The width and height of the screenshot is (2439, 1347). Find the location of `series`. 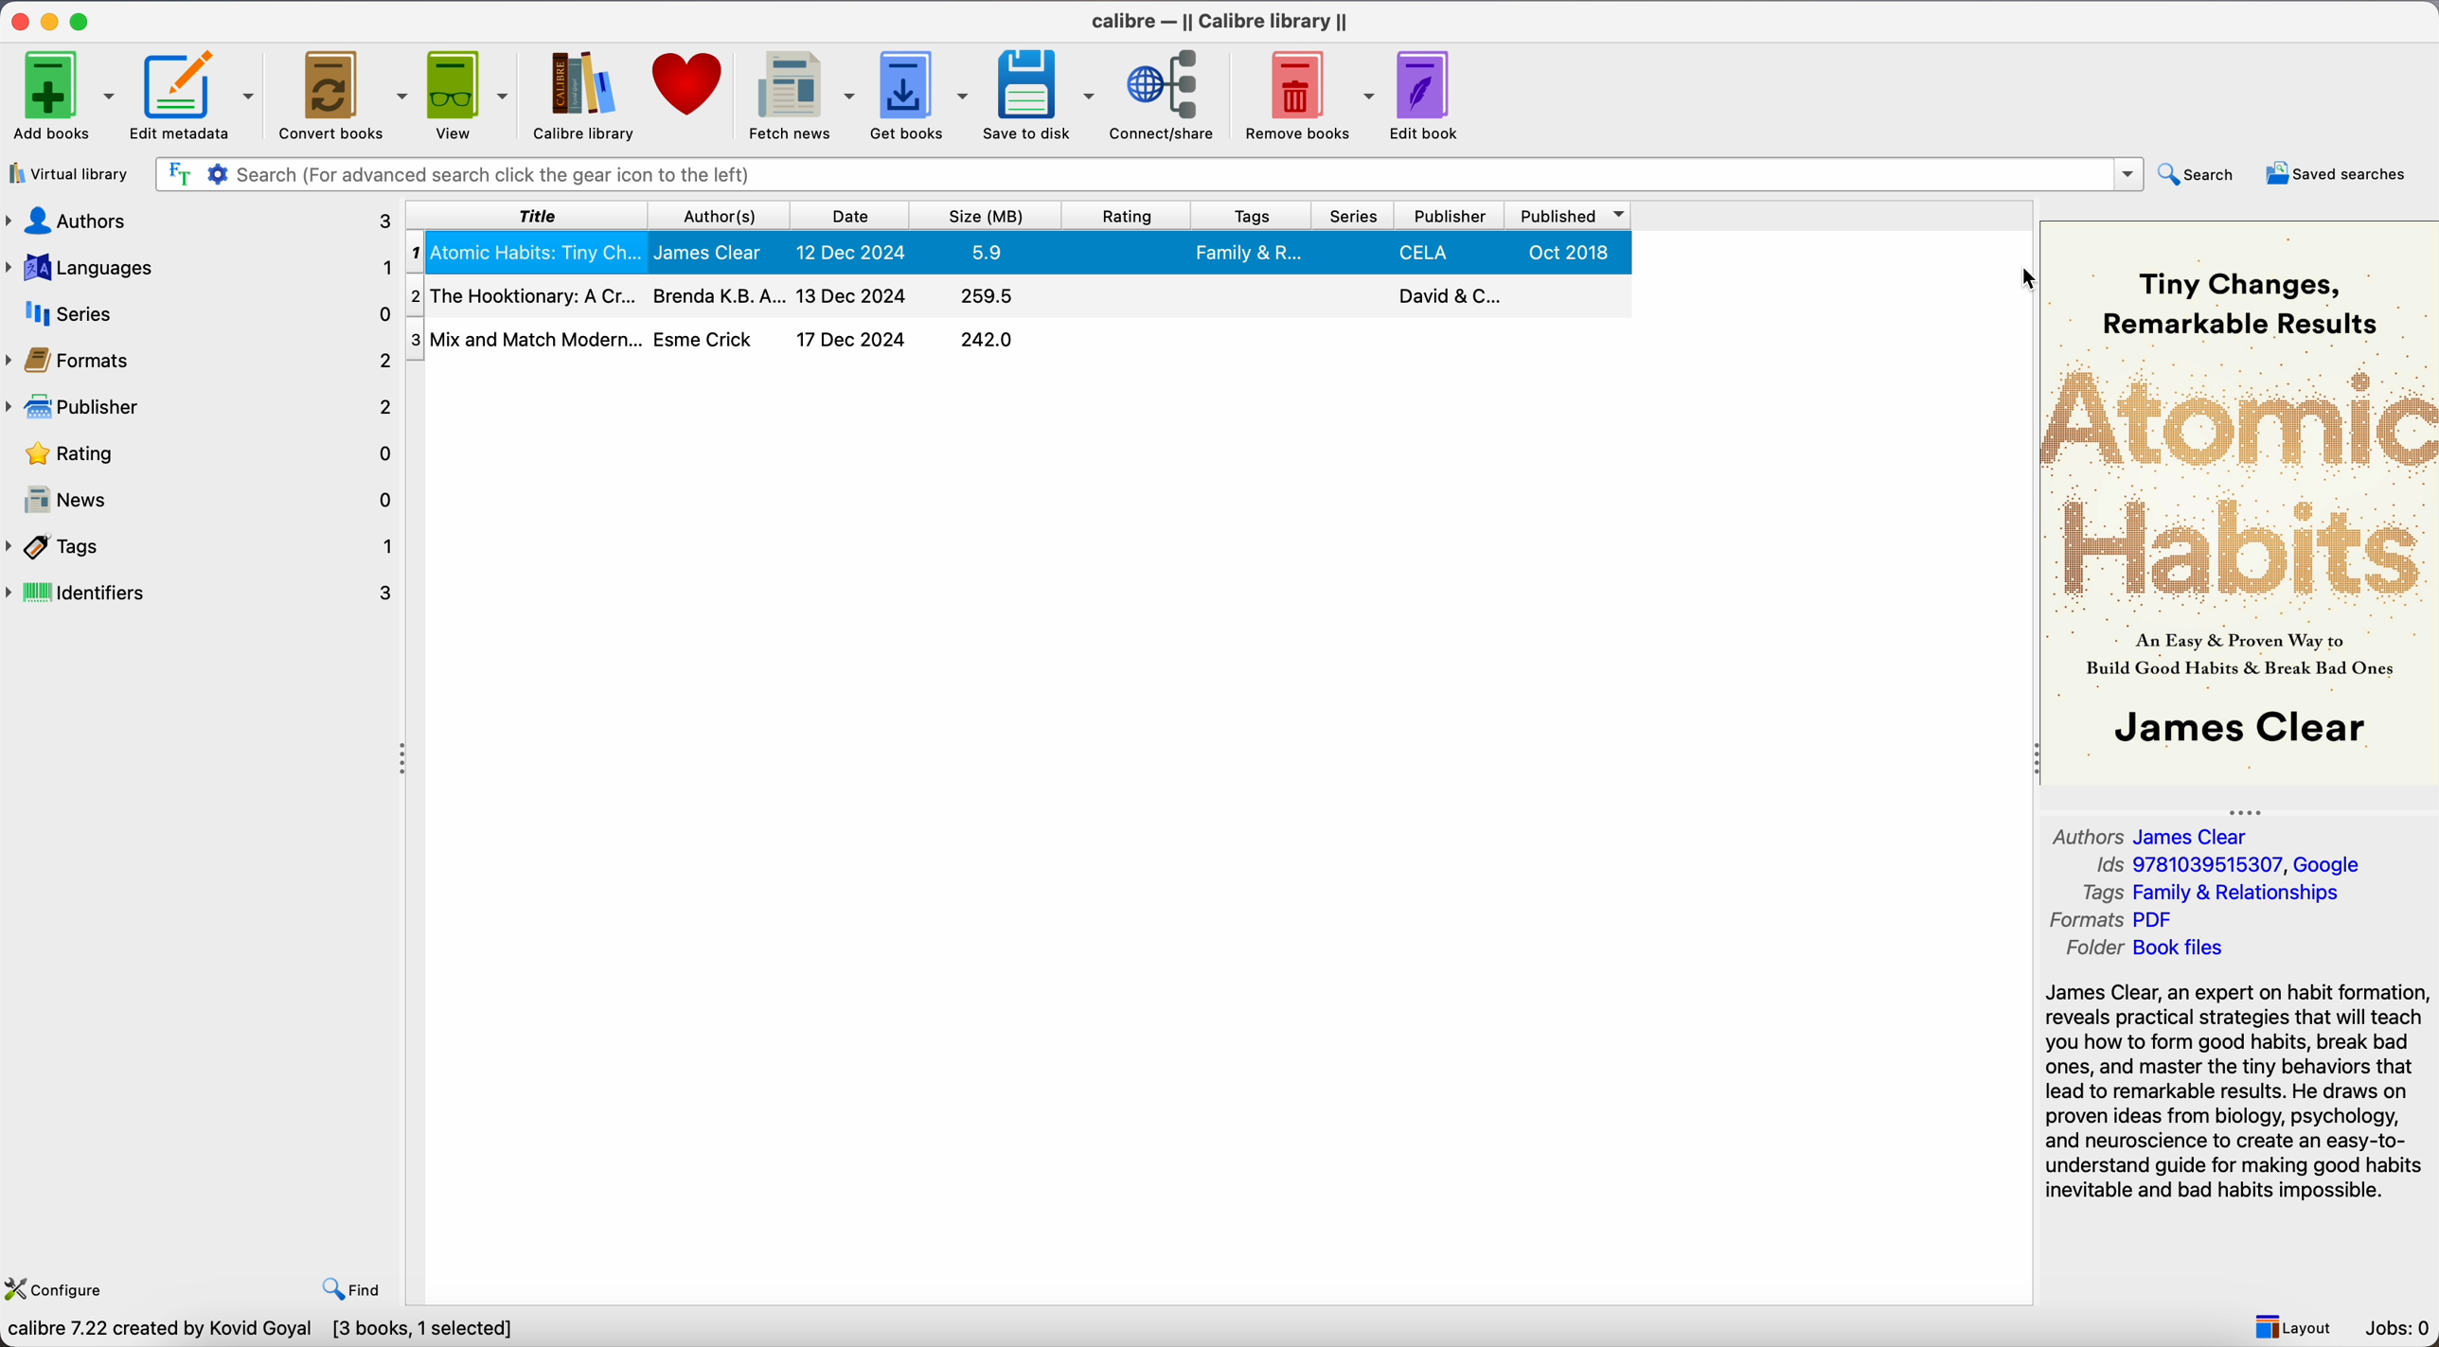

series is located at coordinates (1354, 215).